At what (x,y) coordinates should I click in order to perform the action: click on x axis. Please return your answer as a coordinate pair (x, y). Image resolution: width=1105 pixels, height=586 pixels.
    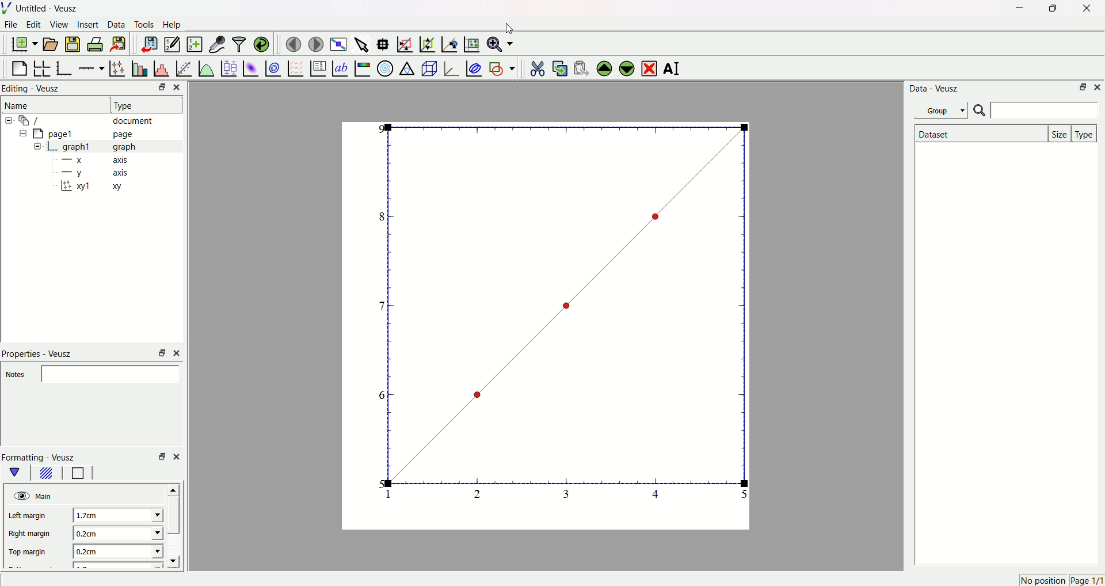
    Looking at the image, I should click on (97, 161).